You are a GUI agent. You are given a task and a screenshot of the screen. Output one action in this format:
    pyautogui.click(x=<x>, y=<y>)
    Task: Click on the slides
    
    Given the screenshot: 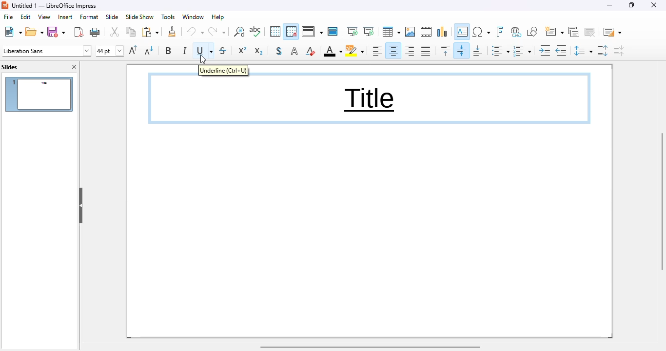 What is the action you would take?
    pyautogui.click(x=10, y=67)
    